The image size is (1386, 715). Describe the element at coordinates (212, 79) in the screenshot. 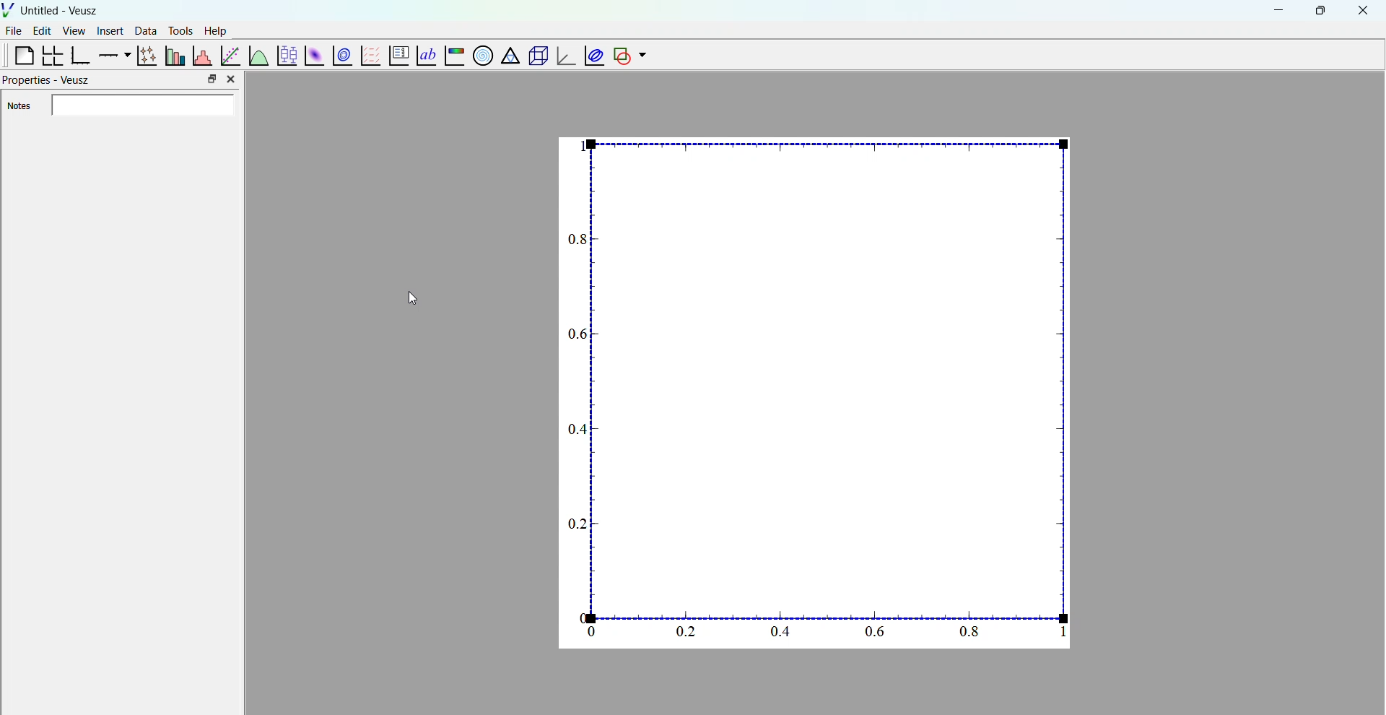

I see `maximize property bar` at that location.